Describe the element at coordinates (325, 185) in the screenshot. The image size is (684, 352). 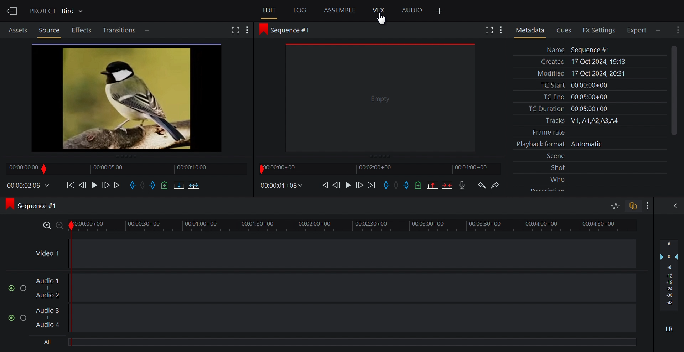
I see `Move Backwards` at that location.